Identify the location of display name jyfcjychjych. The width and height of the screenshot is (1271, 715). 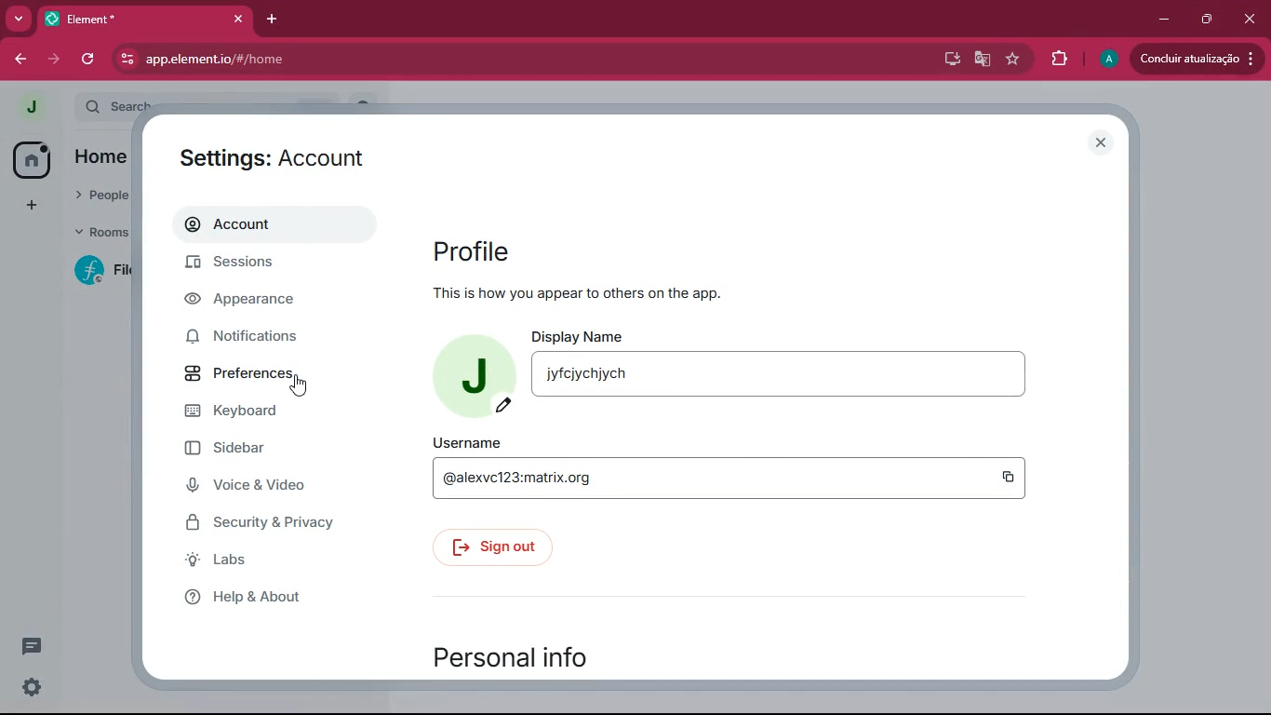
(783, 365).